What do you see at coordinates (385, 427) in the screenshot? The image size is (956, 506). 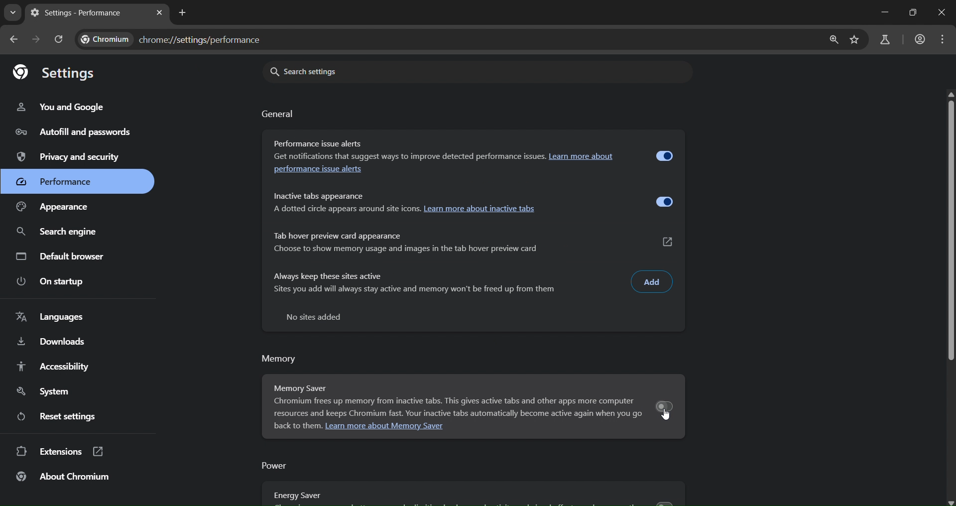 I see `. Learn more about Memory Saver` at bounding box center [385, 427].